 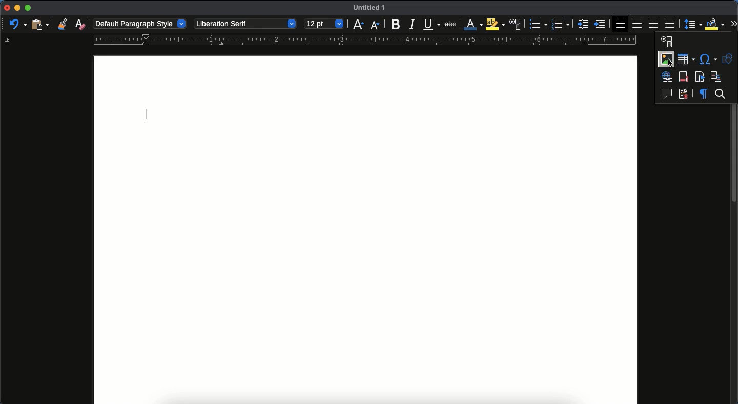 What do you see at coordinates (671, 24) in the screenshot?
I see `justify` at bounding box center [671, 24].